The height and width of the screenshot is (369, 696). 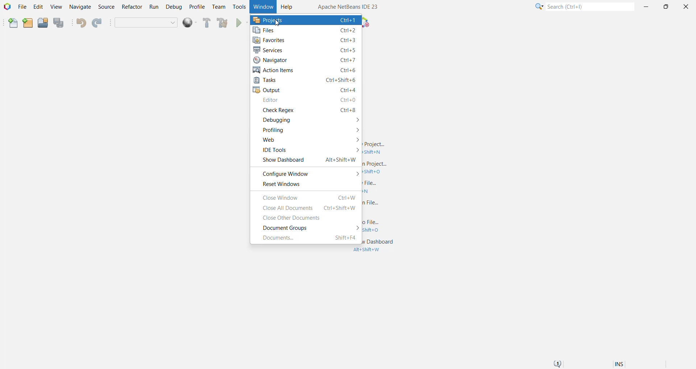 What do you see at coordinates (105, 7) in the screenshot?
I see `Source` at bounding box center [105, 7].